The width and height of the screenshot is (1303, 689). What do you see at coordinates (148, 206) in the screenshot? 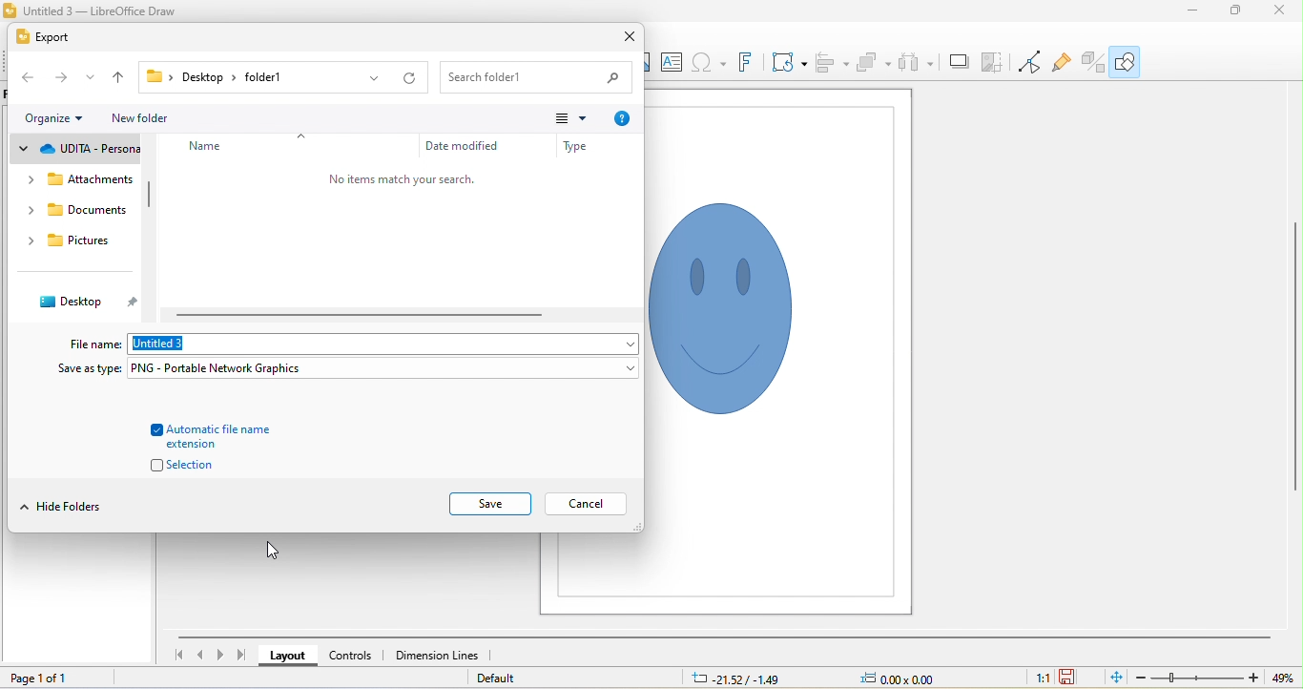
I see `vertical scroll bar` at bounding box center [148, 206].